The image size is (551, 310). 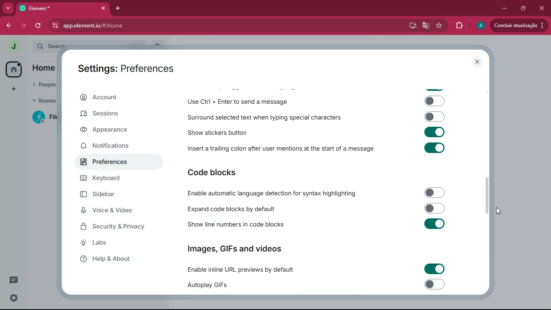 What do you see at coordinates (113, 114) in the screenshot?
I see `sessions` at bounding box center [113, 114].